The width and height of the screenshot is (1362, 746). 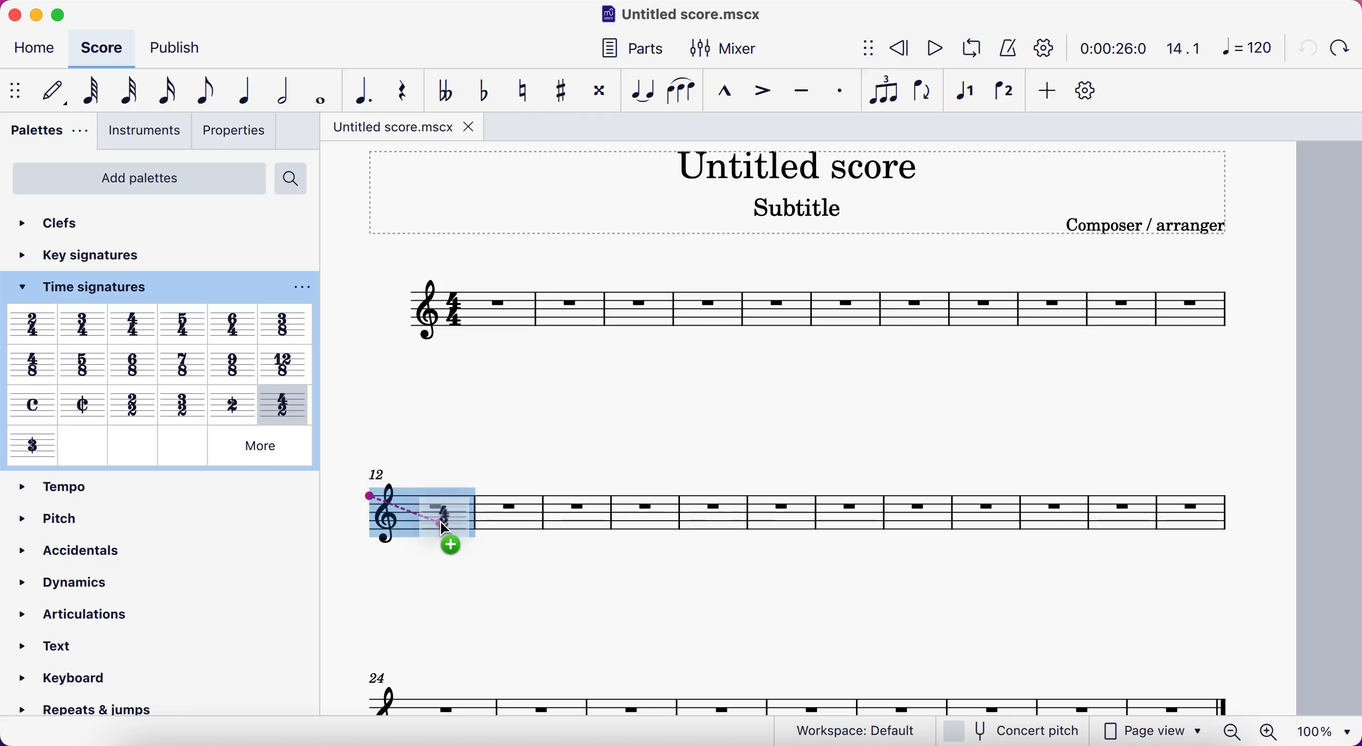 What do you see at coordinates (32, 404) in the screenshot?
I see `` at bounding box center [32, 404].